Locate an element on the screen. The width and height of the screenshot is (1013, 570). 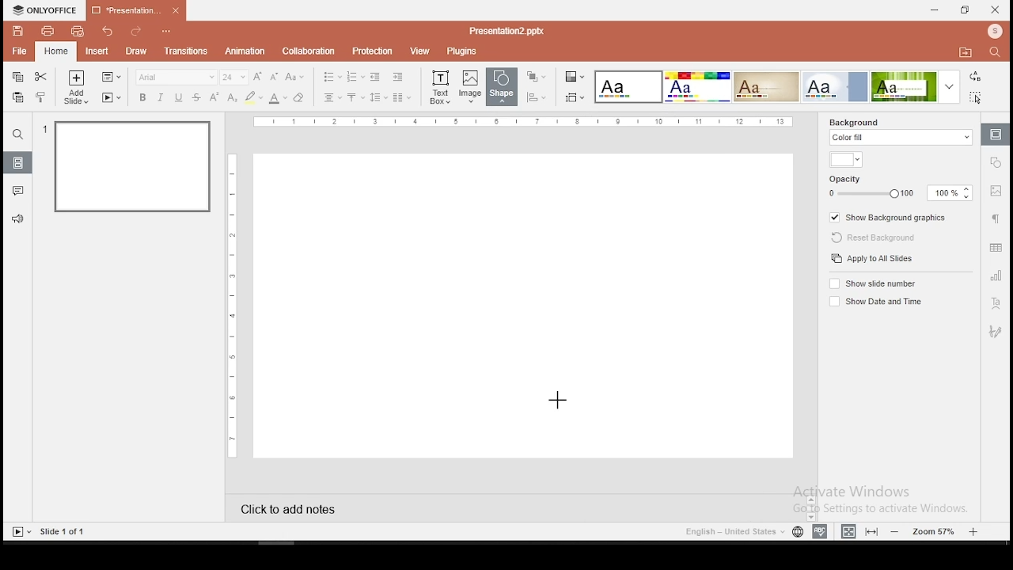
table settings is located at coordinates (996, 247).